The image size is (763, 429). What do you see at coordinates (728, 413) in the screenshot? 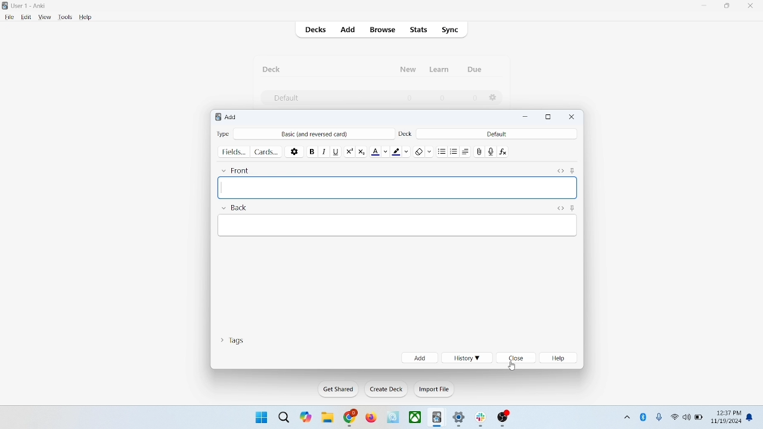
I see `12:37 PM` at bounding box center [728, 413].